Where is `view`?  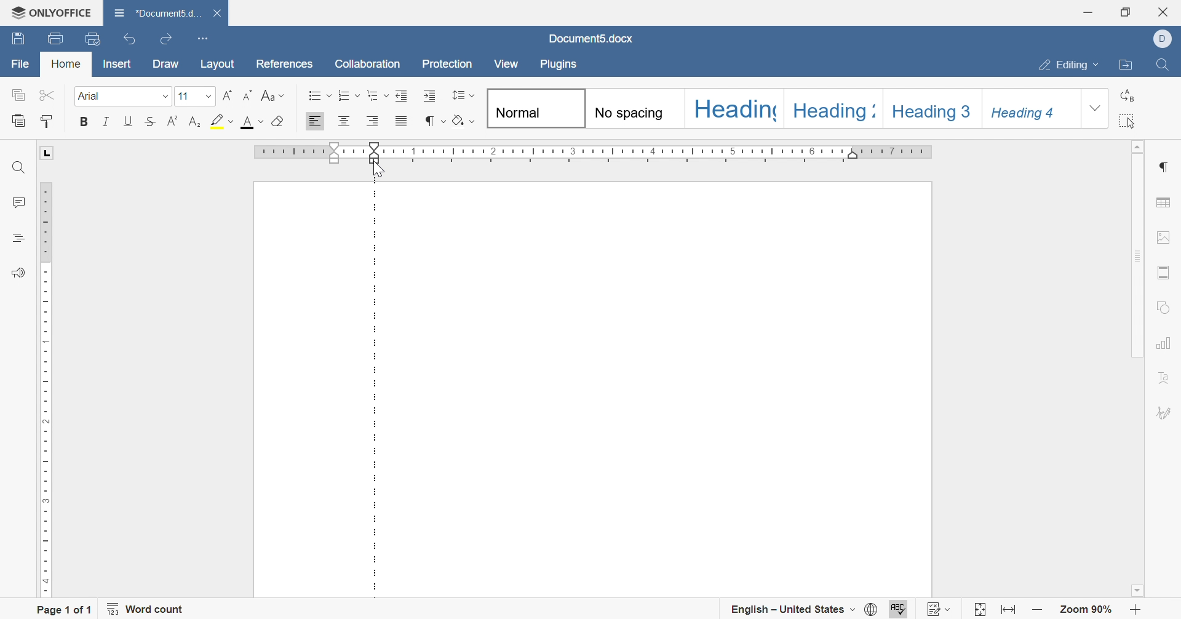 view is located at coordinates (508, 64).